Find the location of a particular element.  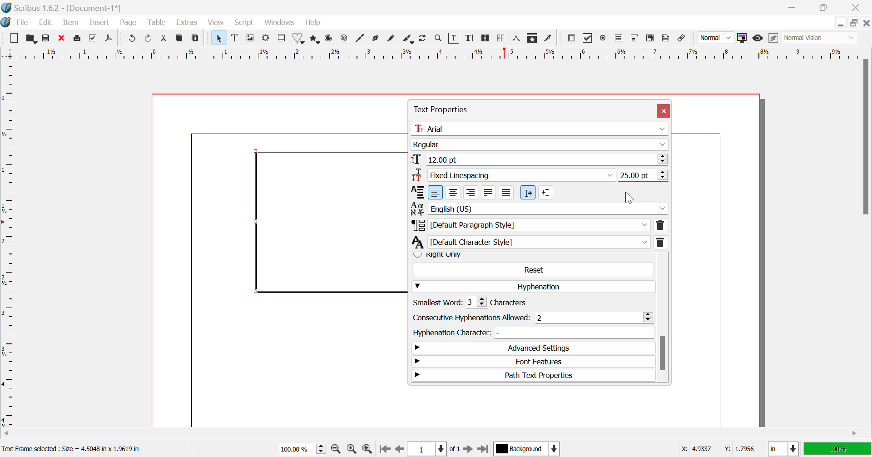

Forced justified is located at coordinates (506, 193).